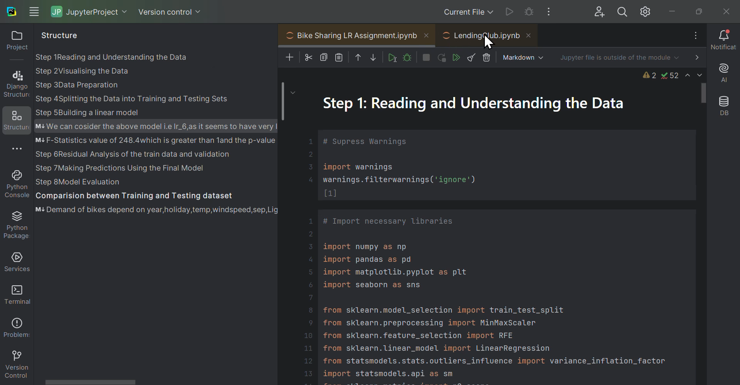 The image size is (740, 385). Describe the element at coordinates (17, 43) in the screenshot. I see `Project` at that location.